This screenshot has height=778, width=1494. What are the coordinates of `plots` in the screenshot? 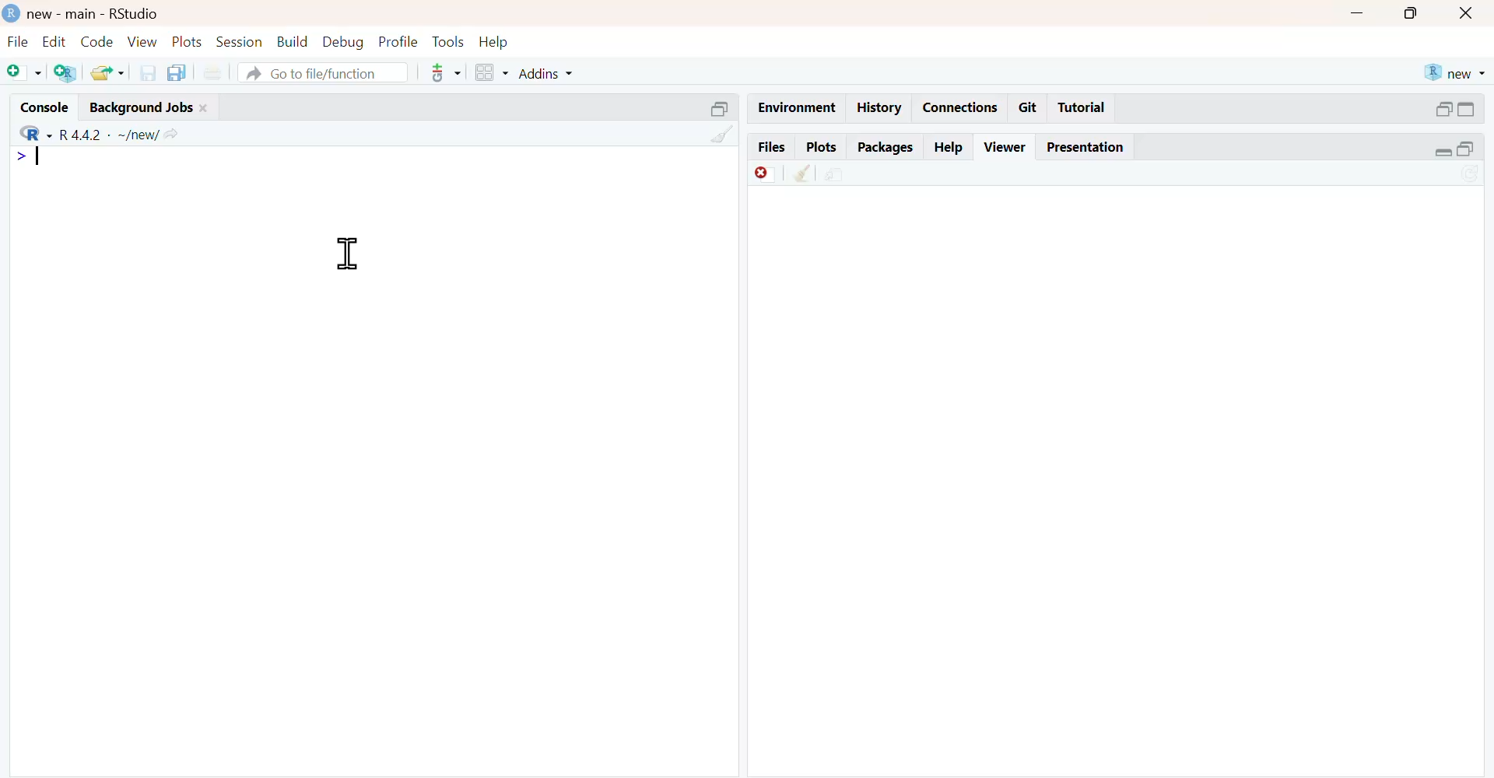 It's located at (189, 41).